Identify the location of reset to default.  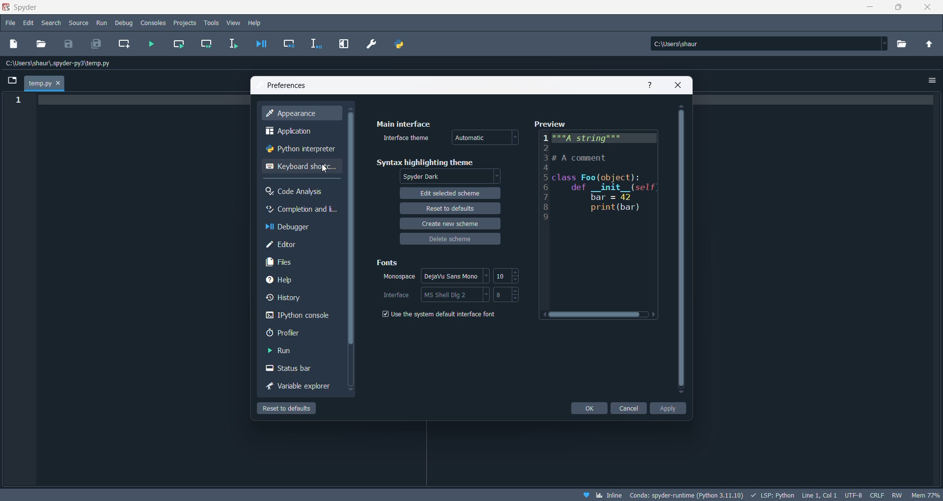
(296, 408).